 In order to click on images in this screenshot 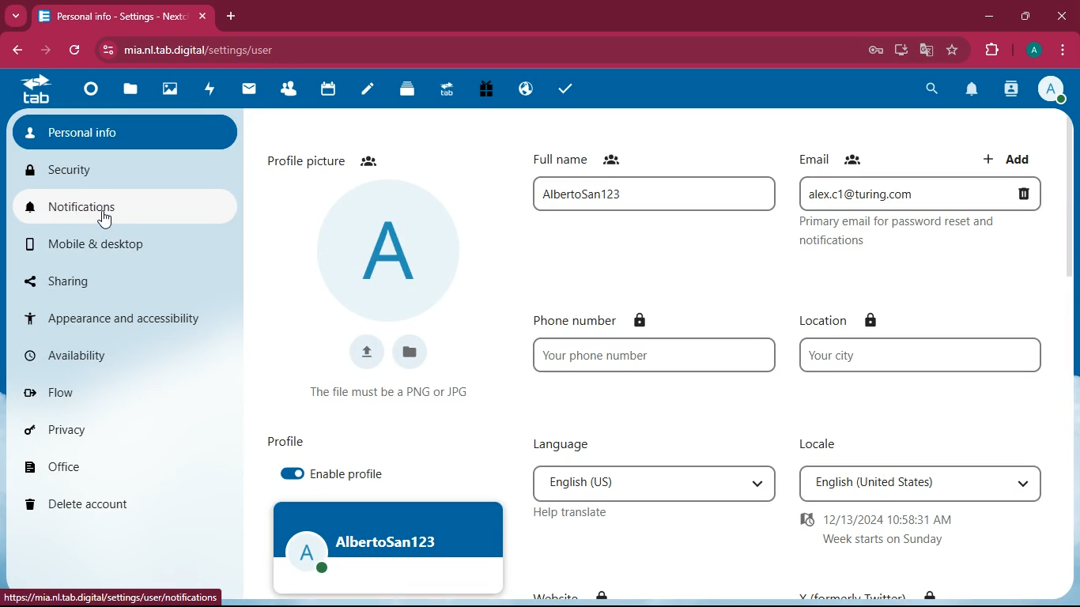, I will do `click(168, 90)`.